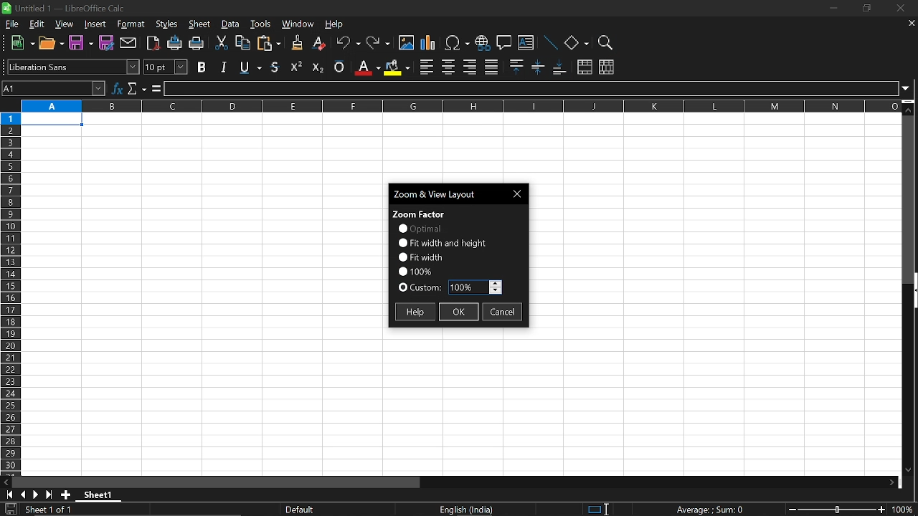 This screenshot has height=516, width=918. Describe the element at coordinates (836, 510) in the screenshot. I see `change zoom` at that location.